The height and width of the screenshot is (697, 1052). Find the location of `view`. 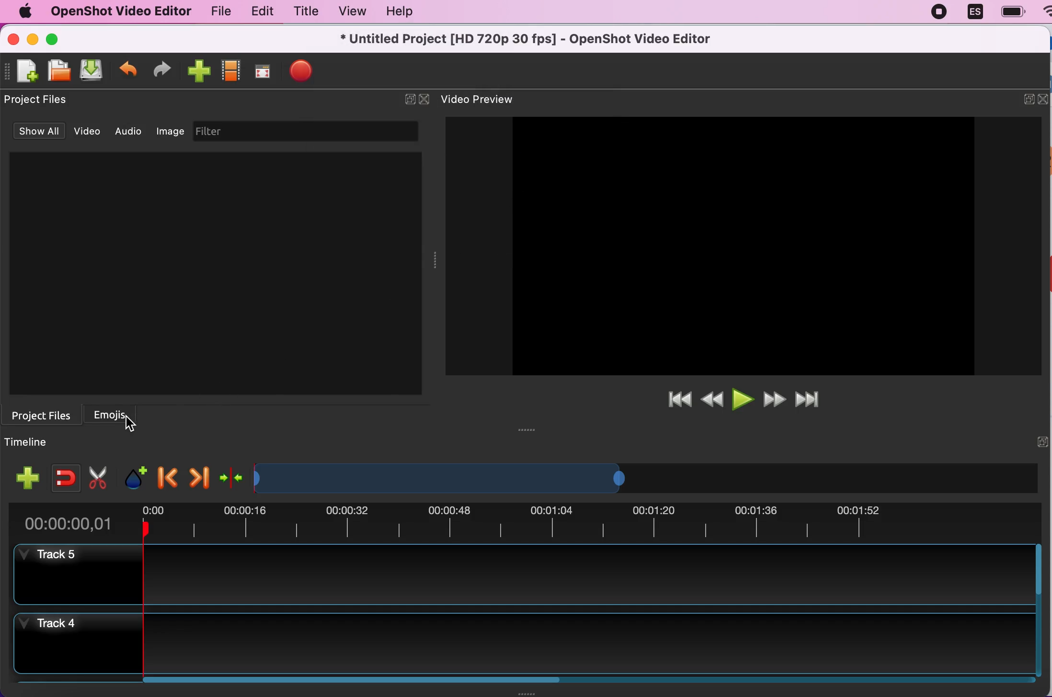

view is located at coordinates (347, 11).